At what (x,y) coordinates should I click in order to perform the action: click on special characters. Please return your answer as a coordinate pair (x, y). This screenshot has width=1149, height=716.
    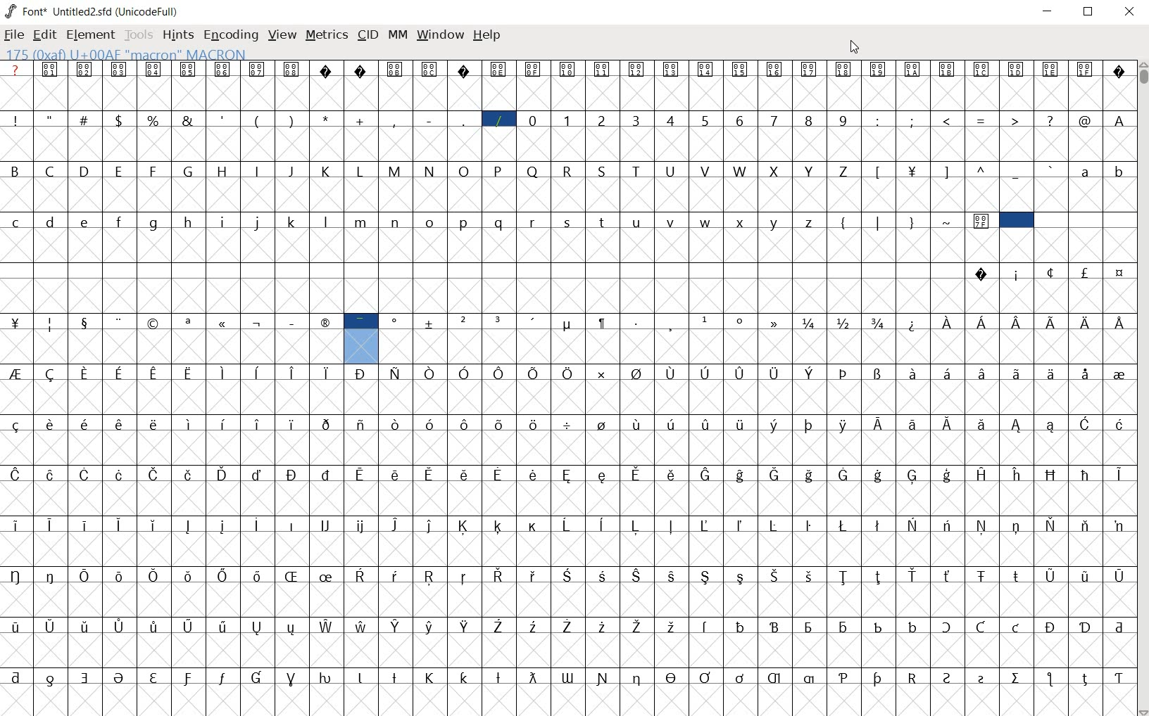
    Looking at the image, I should click on (447, 136).